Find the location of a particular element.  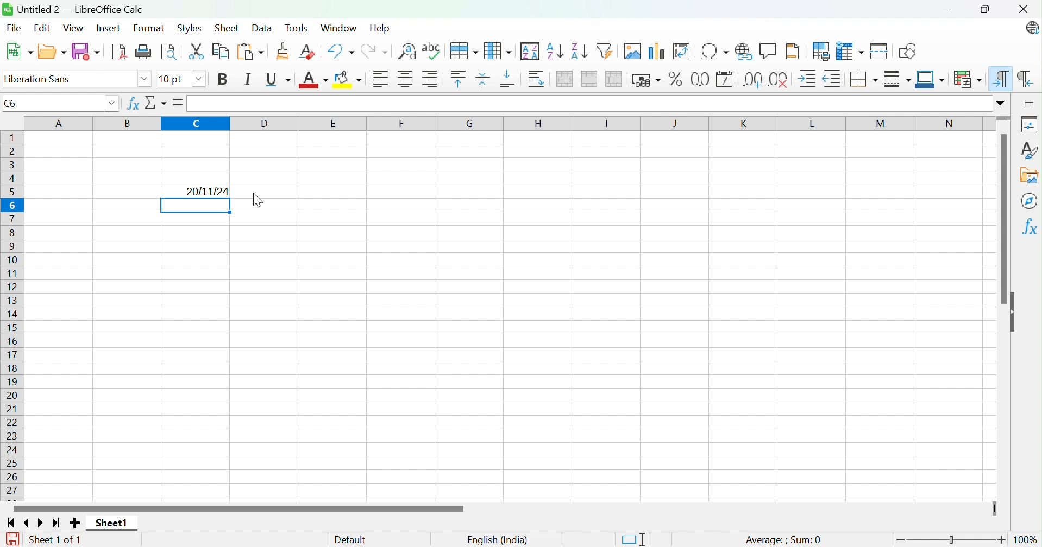

Scroll to first sheet is located at coordinates (11, 523).